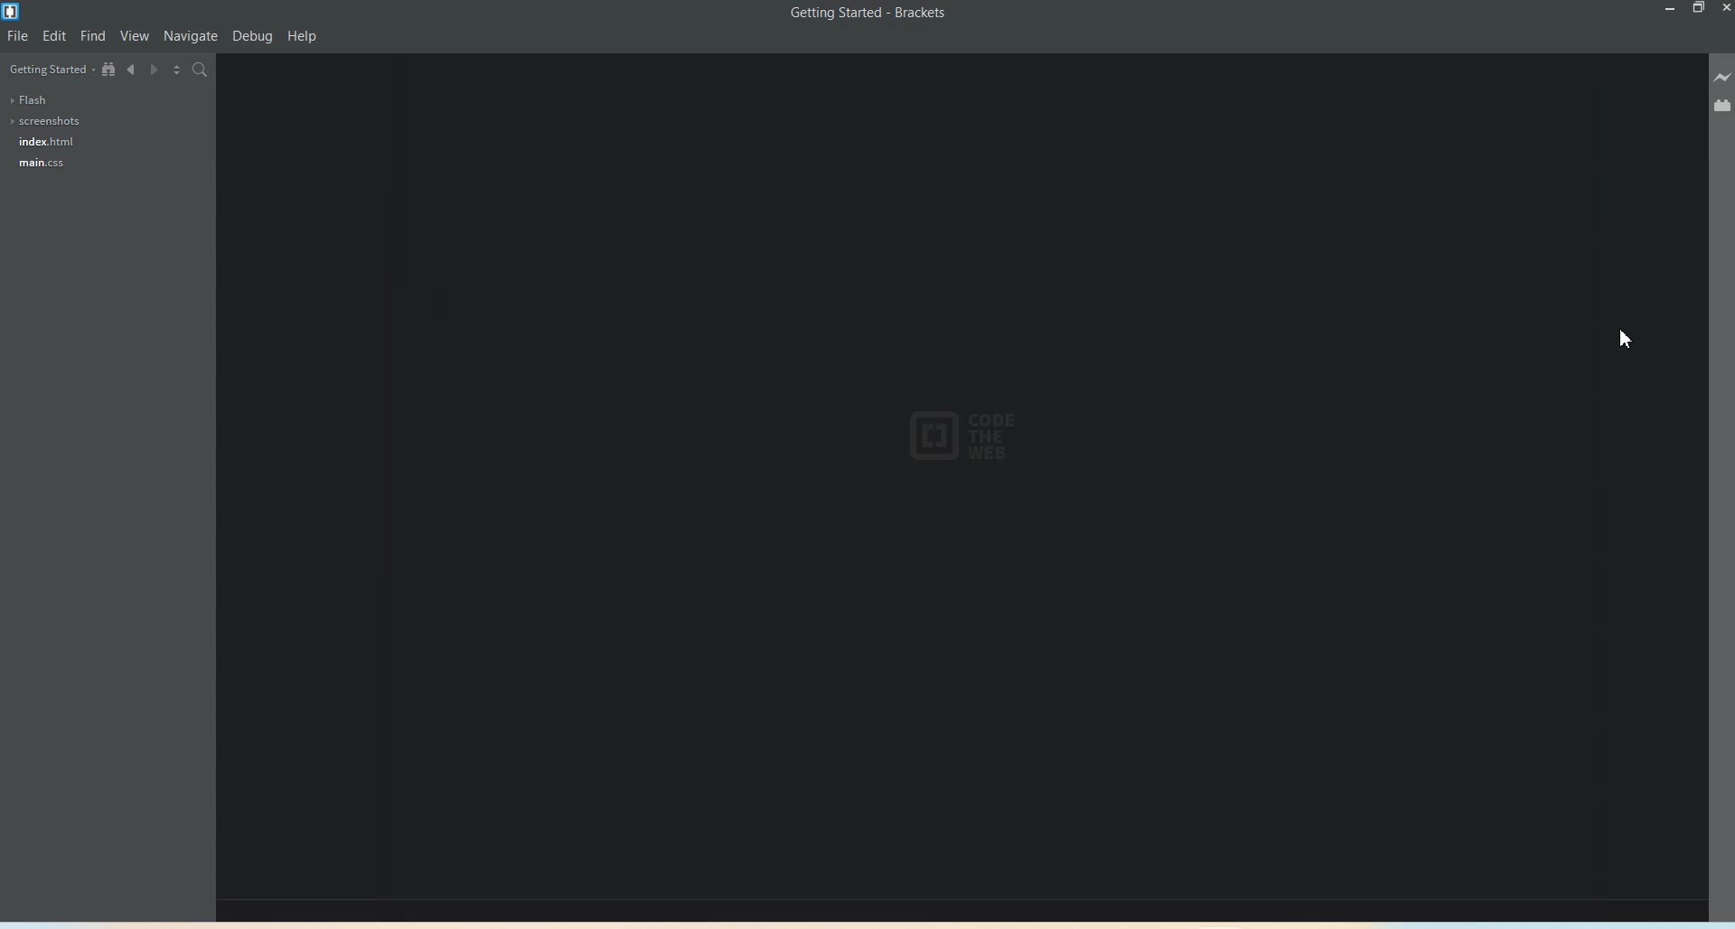  What do you see at coordinates (1722, 106) in the screenshot?
I see `Extension Manager` at bounding box center [1722, 106].